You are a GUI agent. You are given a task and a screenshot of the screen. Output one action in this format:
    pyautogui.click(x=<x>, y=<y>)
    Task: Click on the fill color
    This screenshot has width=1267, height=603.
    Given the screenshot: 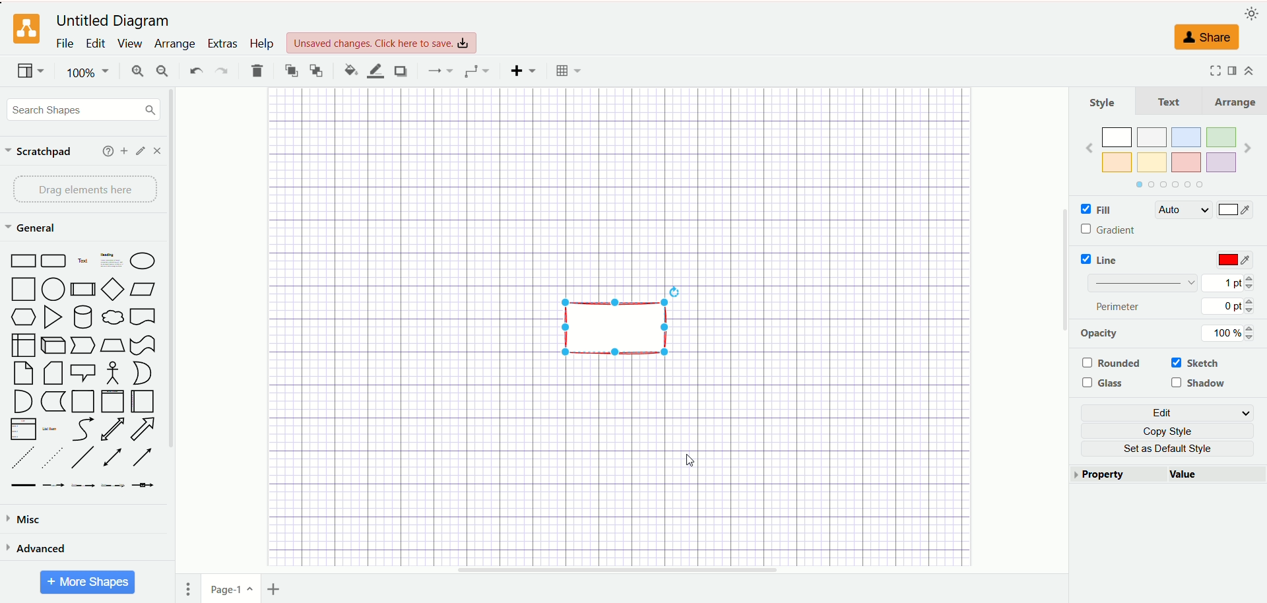 What is the action you would take?
    pyautogui.click(x=348, y=70)
    